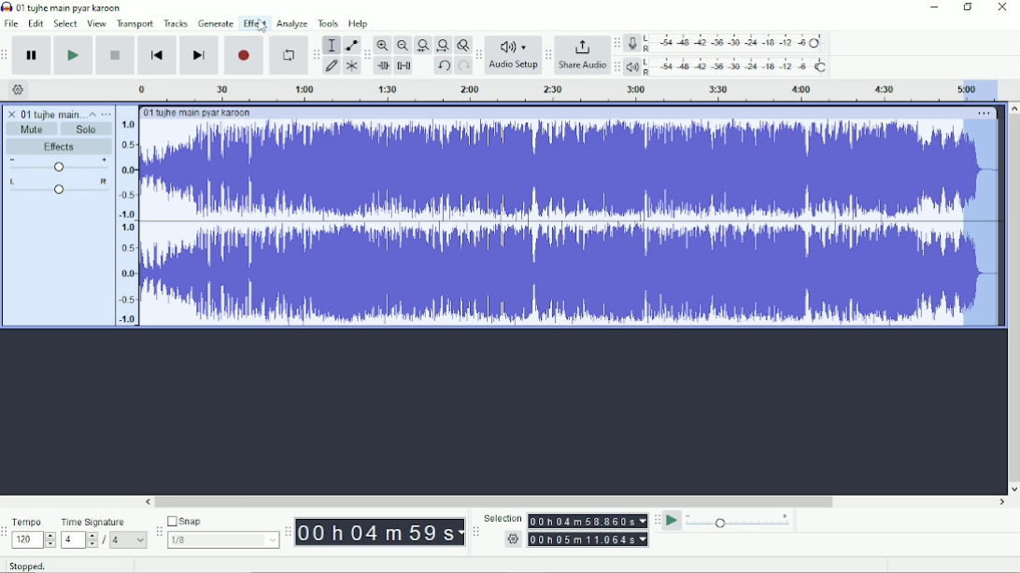 This screenshot has height=573, width=1020. I want to click on 00h00m00.000s, so click(588, 522).